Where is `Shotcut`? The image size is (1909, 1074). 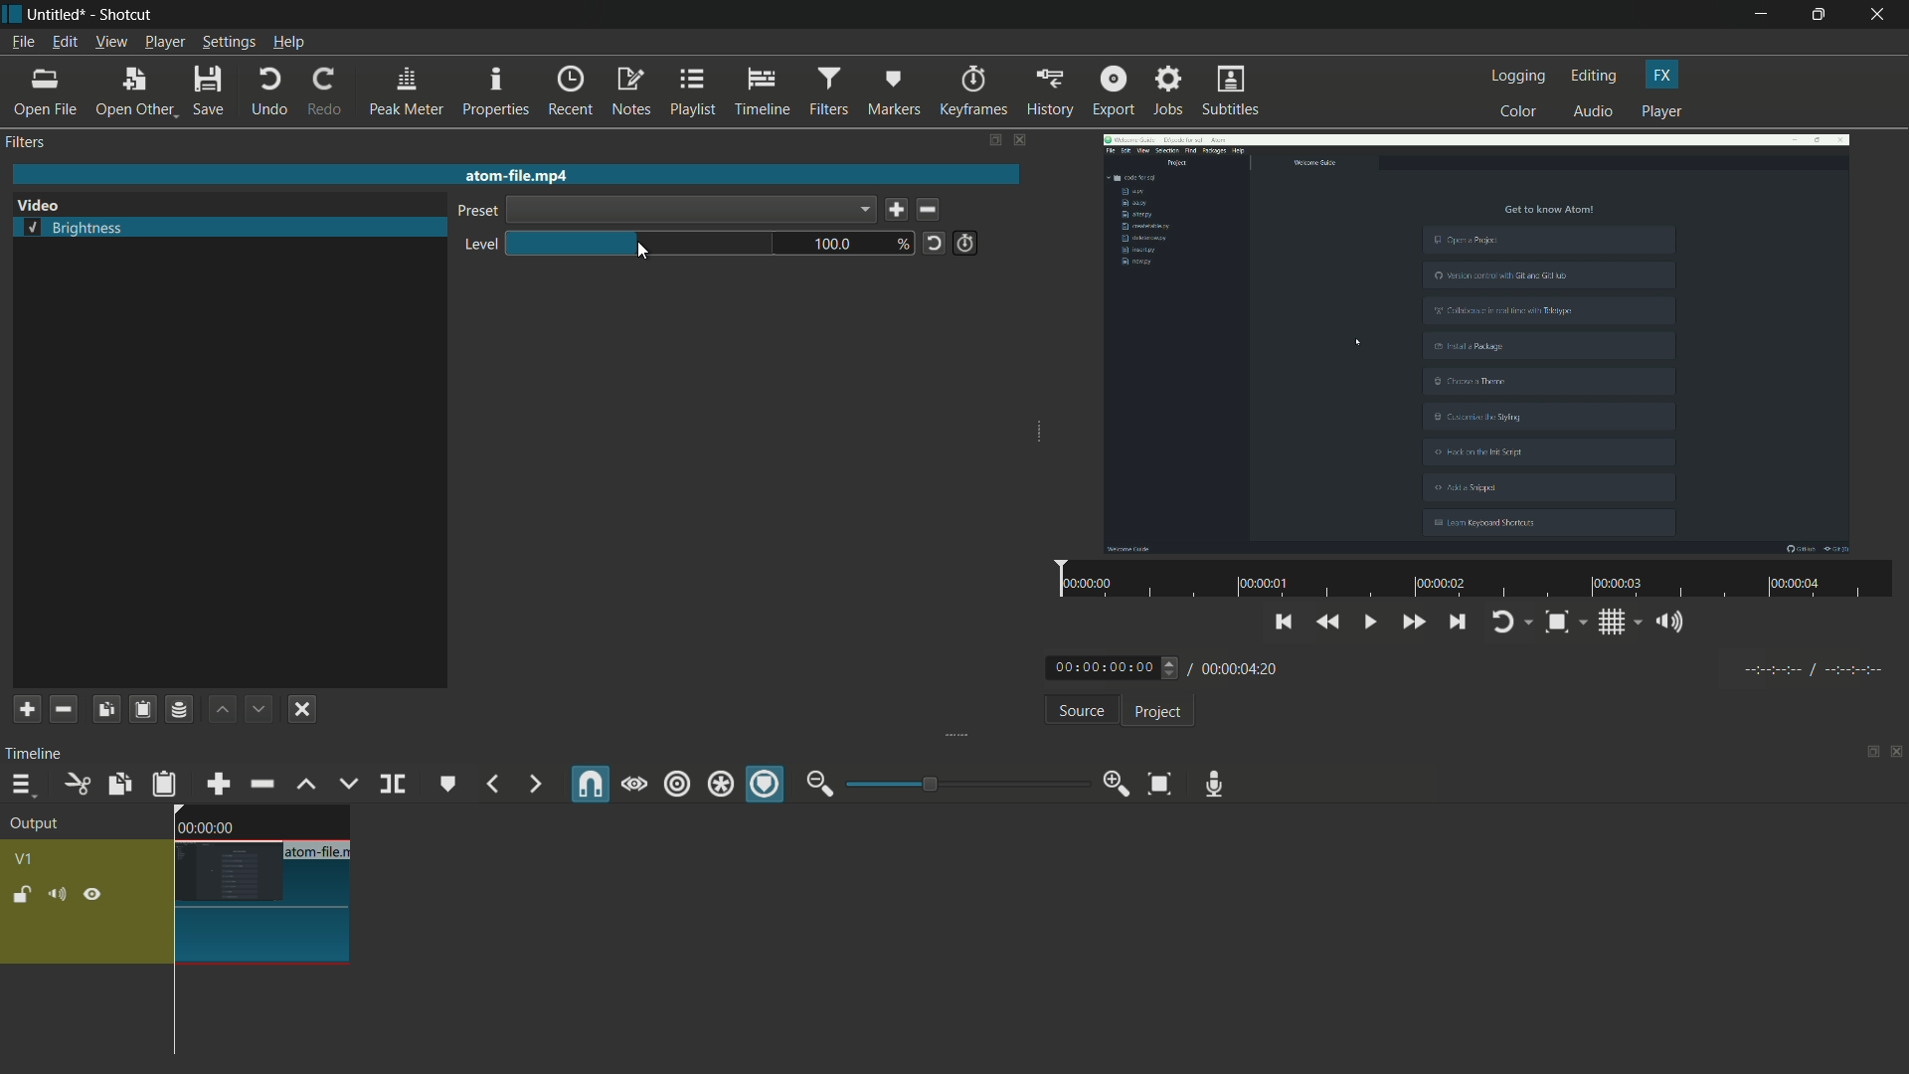
Shotcut is located at coordinates (127, 16).